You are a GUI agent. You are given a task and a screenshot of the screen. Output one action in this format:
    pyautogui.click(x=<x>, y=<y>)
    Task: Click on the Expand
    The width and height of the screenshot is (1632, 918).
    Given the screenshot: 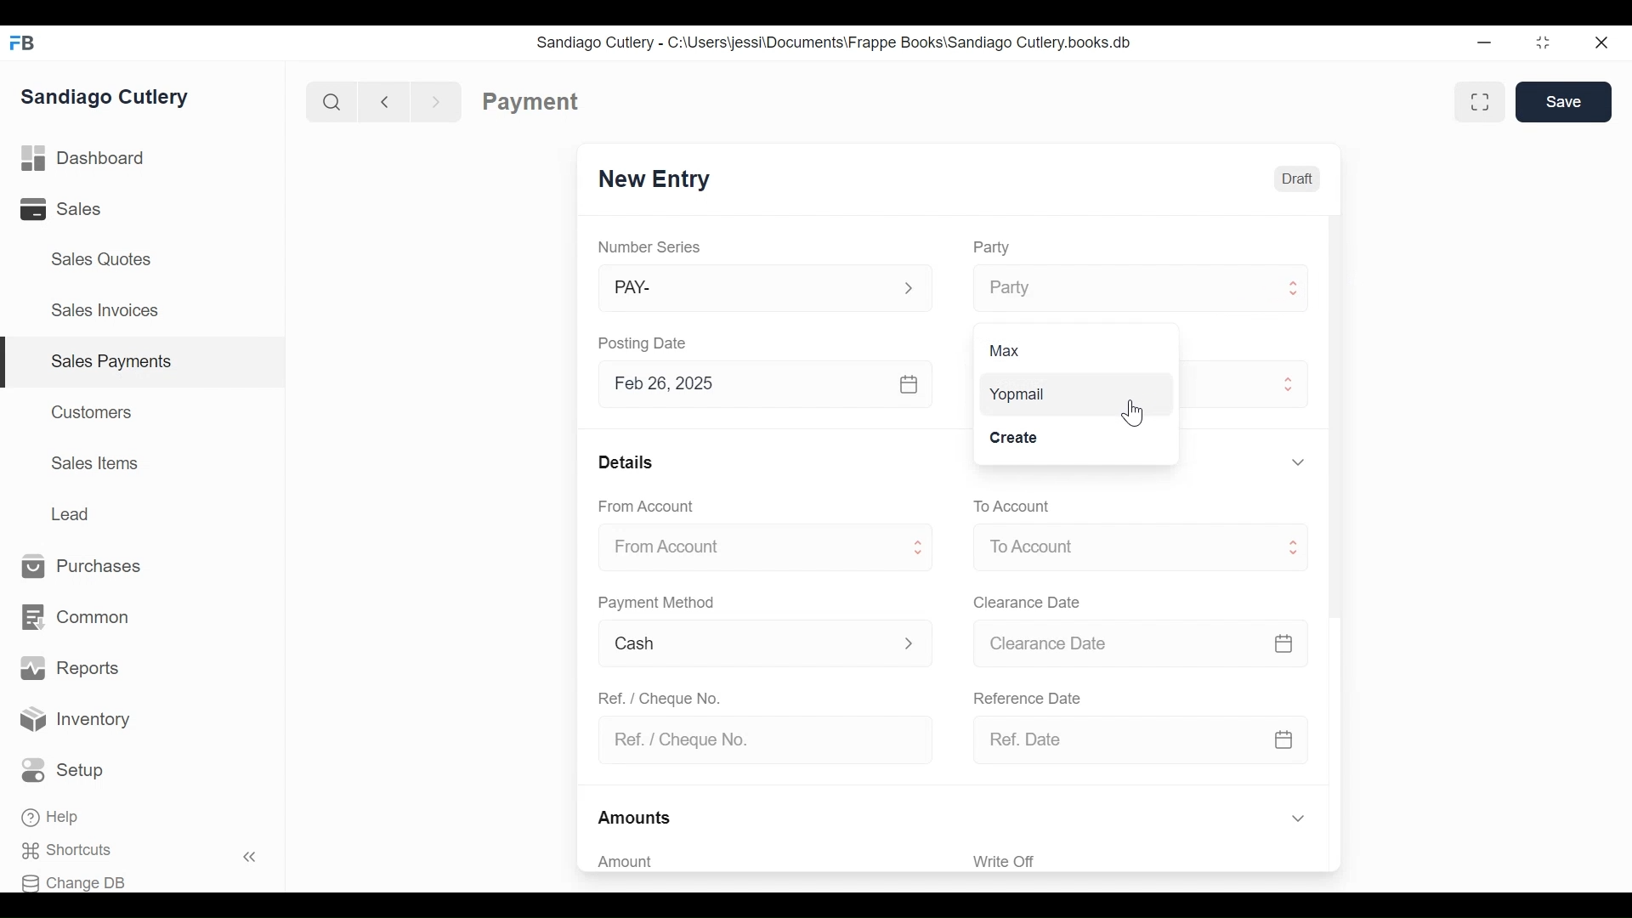 What is the action you would take?
    pyautogui.click(x=921, y=549)
    